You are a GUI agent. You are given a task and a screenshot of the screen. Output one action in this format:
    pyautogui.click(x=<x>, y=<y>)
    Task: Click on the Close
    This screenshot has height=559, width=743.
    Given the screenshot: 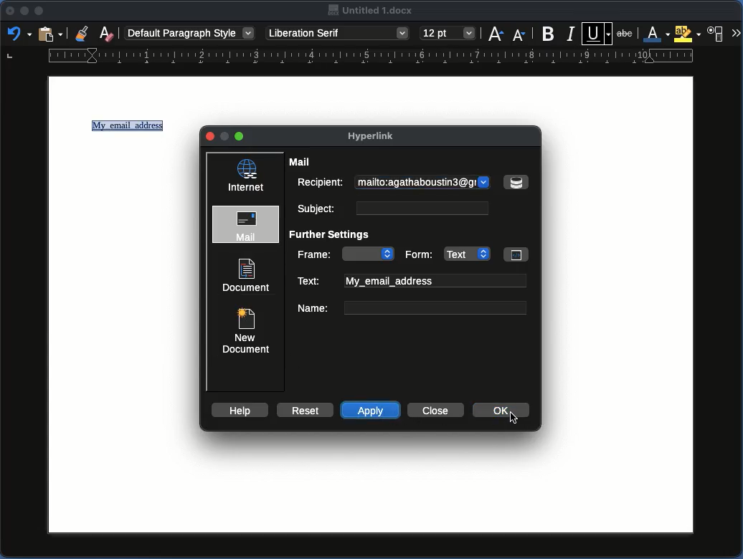 What is the action you would take?
    pyautogui.click(x=211, y=137)
    